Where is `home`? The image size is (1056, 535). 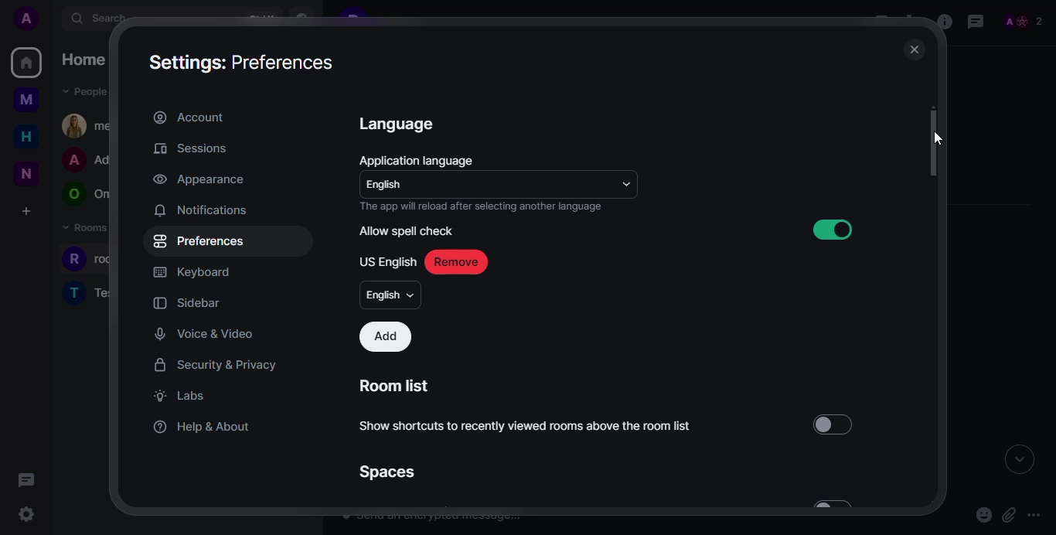 home is located at coordinates (27, 63).